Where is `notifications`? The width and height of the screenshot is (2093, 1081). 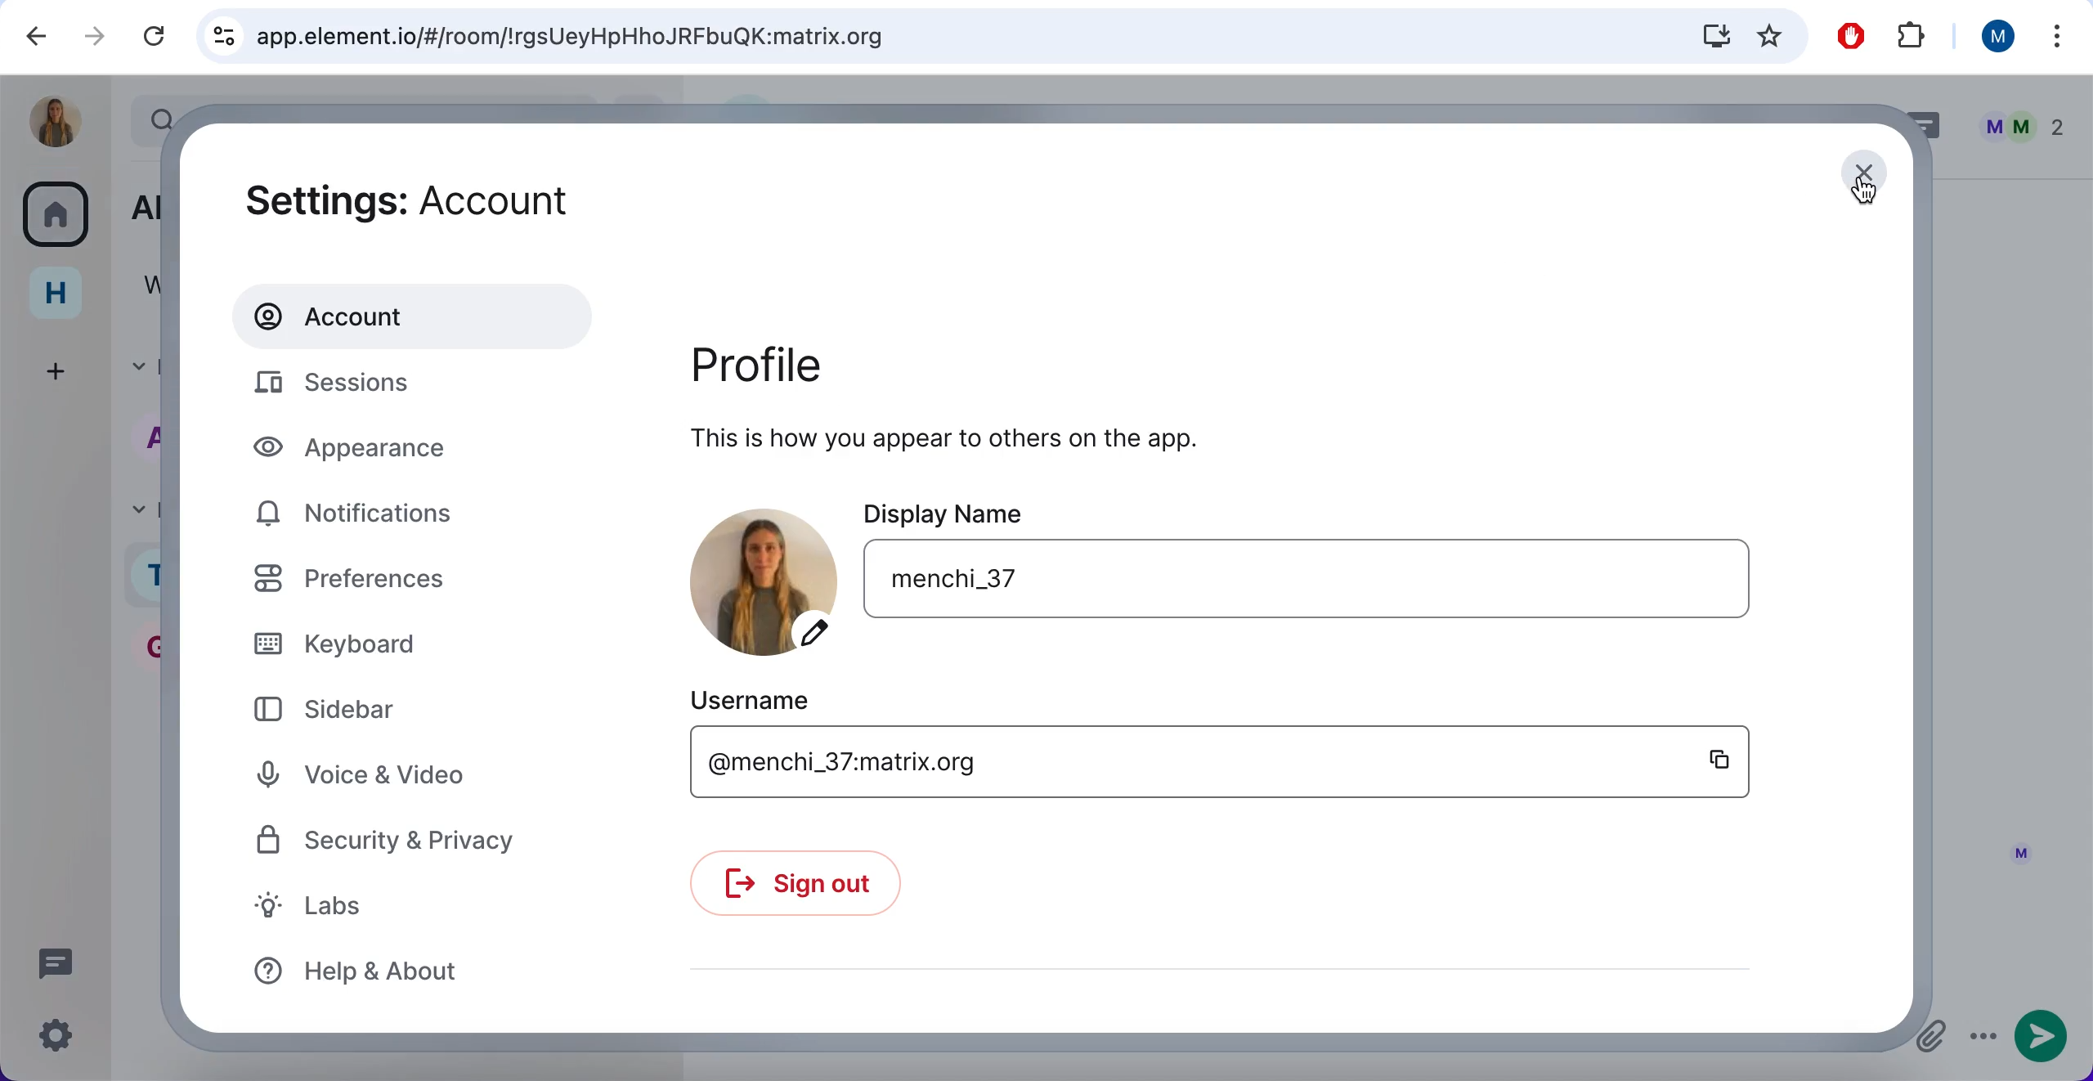
notifications is located at coordinates (387, 517).